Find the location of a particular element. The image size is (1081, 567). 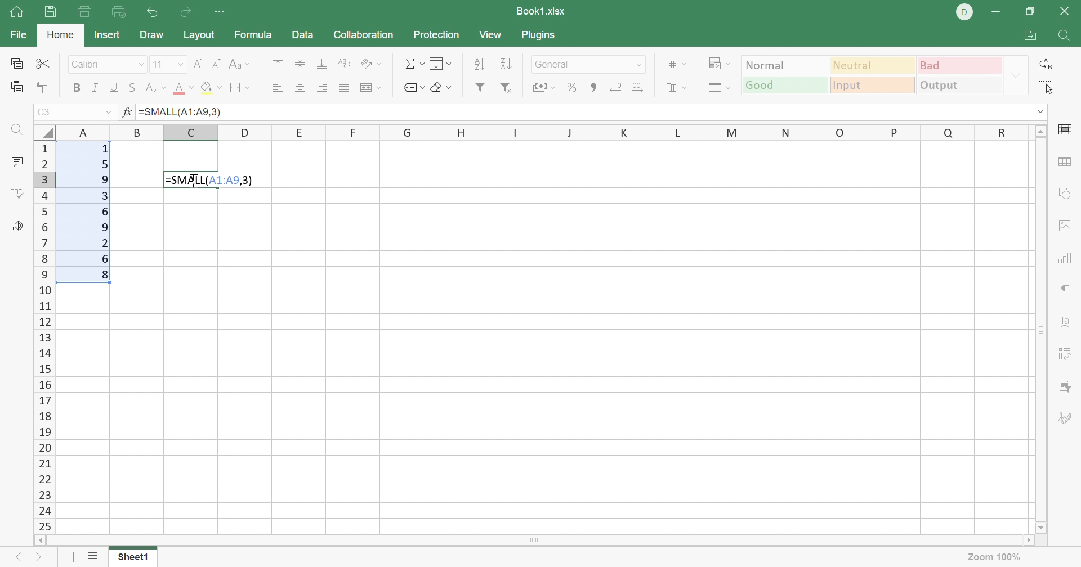

Summation is located at coordinates (414, 65).